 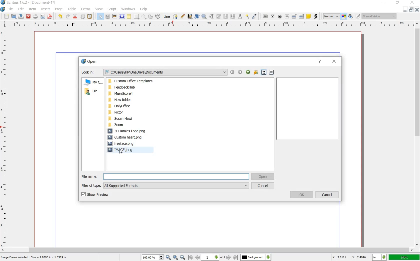 What do you see at coordinates (2, 9) in the screenshot?
I see `Application logo` at bounding box center [2, 9].